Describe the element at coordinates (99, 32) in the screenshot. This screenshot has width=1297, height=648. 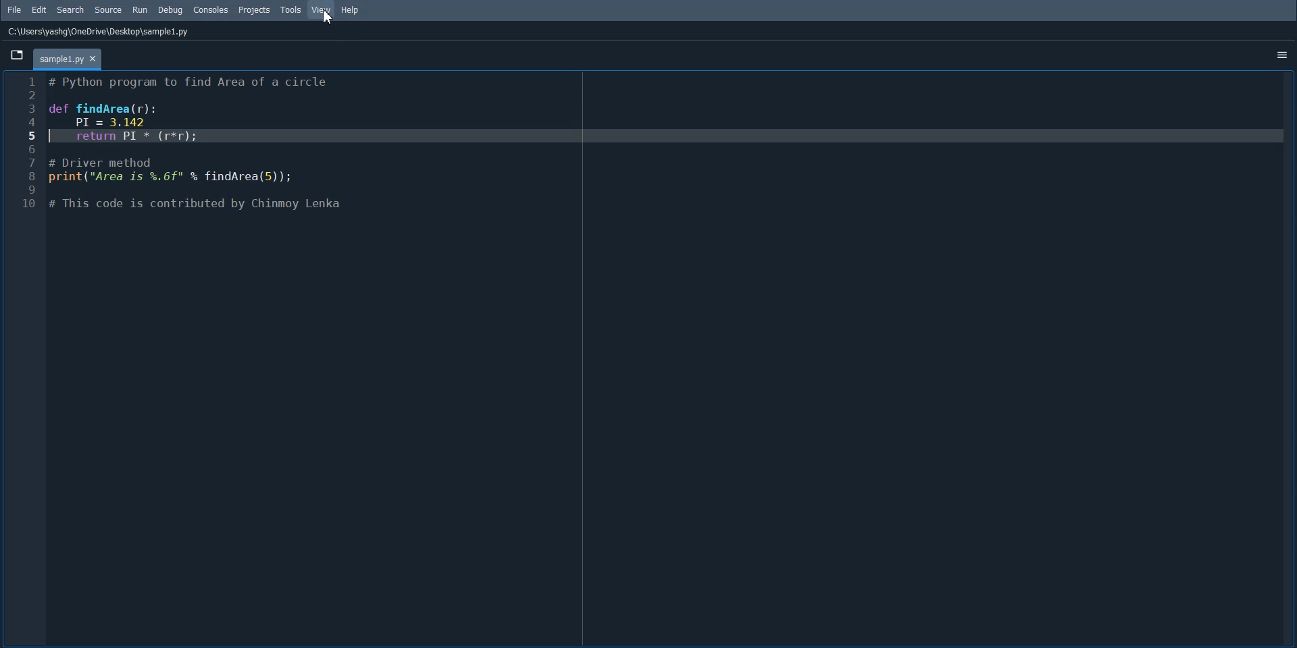
I see `File path address` at that location.